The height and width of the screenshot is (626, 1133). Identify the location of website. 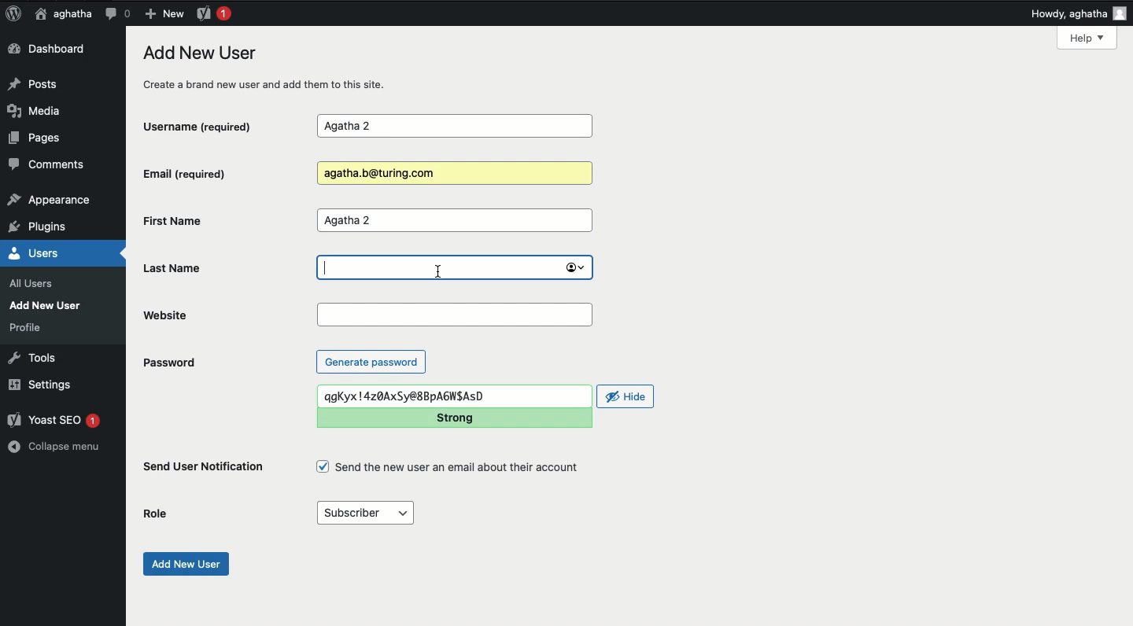
(456, 315).